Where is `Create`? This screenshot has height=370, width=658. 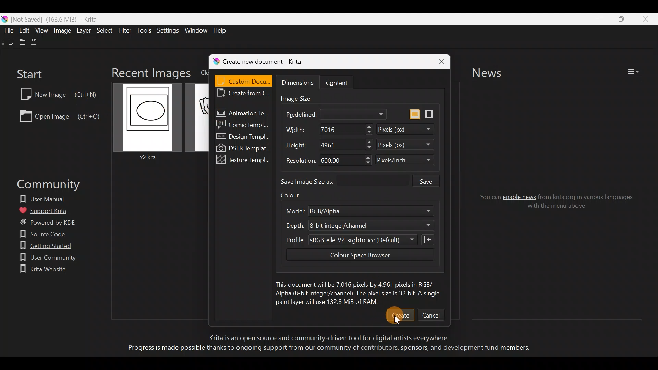
Create is located at coordinates (400, 314).